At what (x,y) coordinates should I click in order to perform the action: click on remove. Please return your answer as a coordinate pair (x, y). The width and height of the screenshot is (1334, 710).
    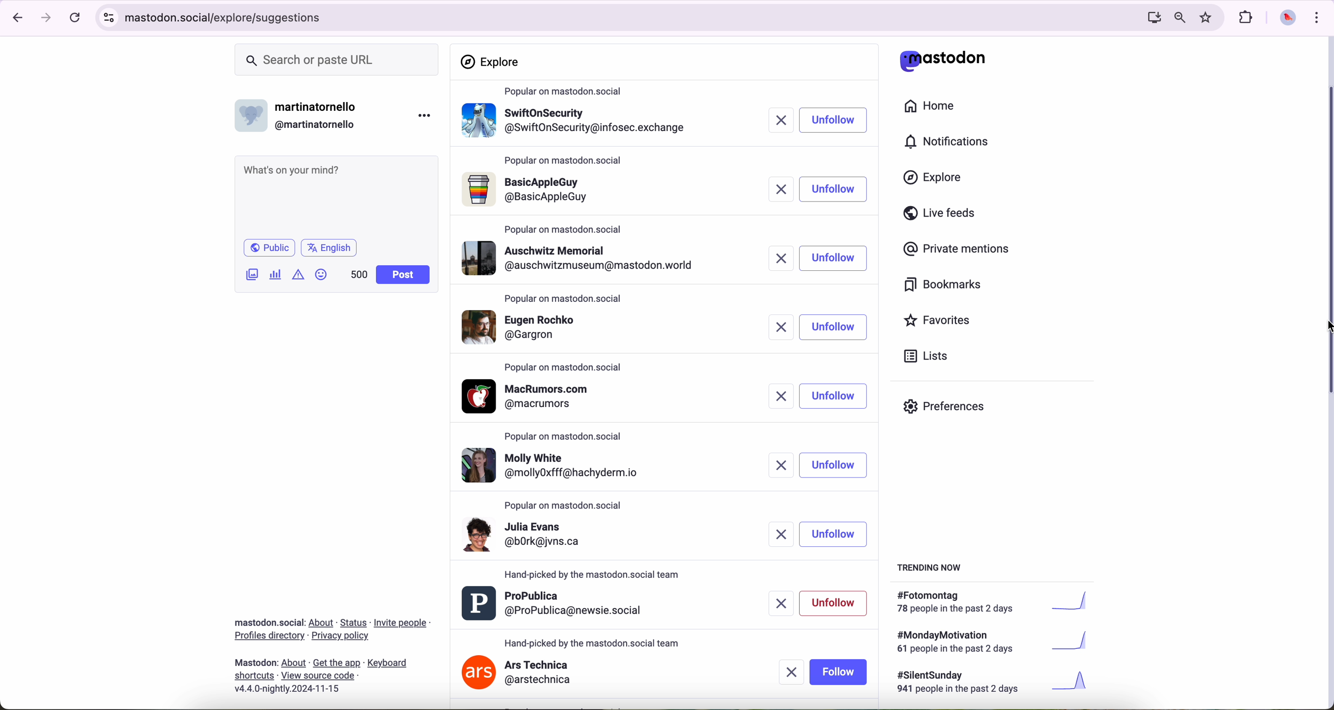
    Looking at the image, I should click on (775, 535).